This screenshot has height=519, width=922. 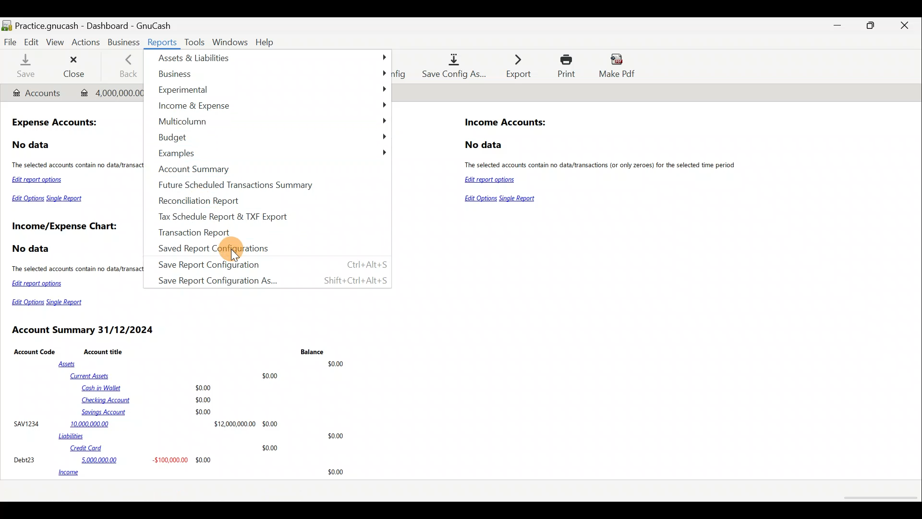 What do you see at coordinates (451, 67) in the screenshot?
I see `Save config as` at bounding box center [451, 67].